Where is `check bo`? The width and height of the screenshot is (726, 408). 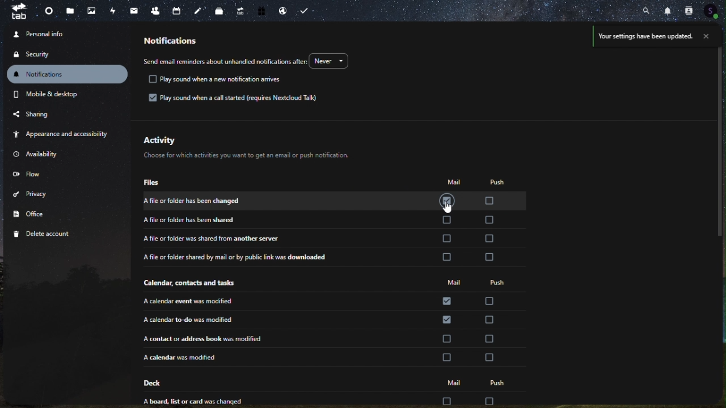 check bo is located at coordinates (449, 300).